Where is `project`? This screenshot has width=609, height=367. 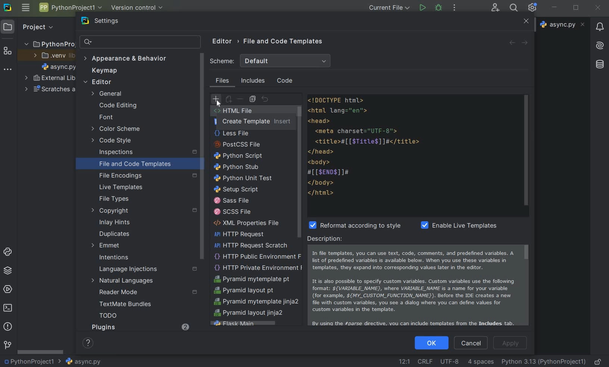
project is located at coordinates (29, 27).